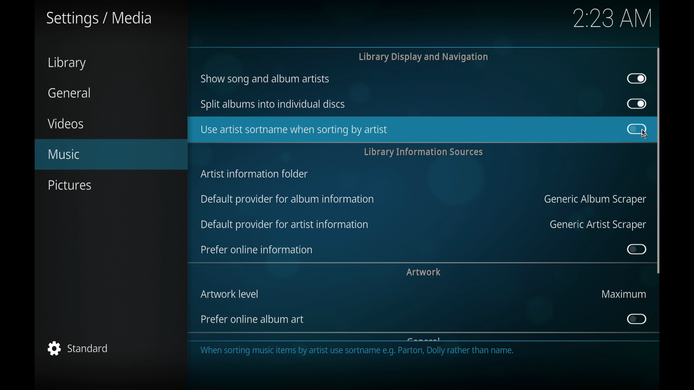  I want to click on toggle button, so click(636, 319).